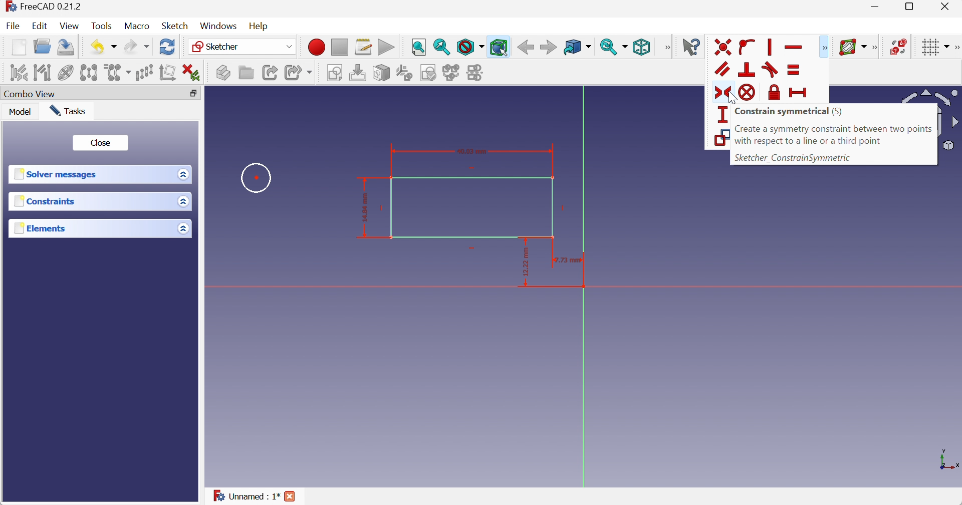 The height and width of the screenshot is (505, 962). What do you see at coordinates (185, 201) in the screenshot?
I see `Drop down` at bounding box center [185, 201].